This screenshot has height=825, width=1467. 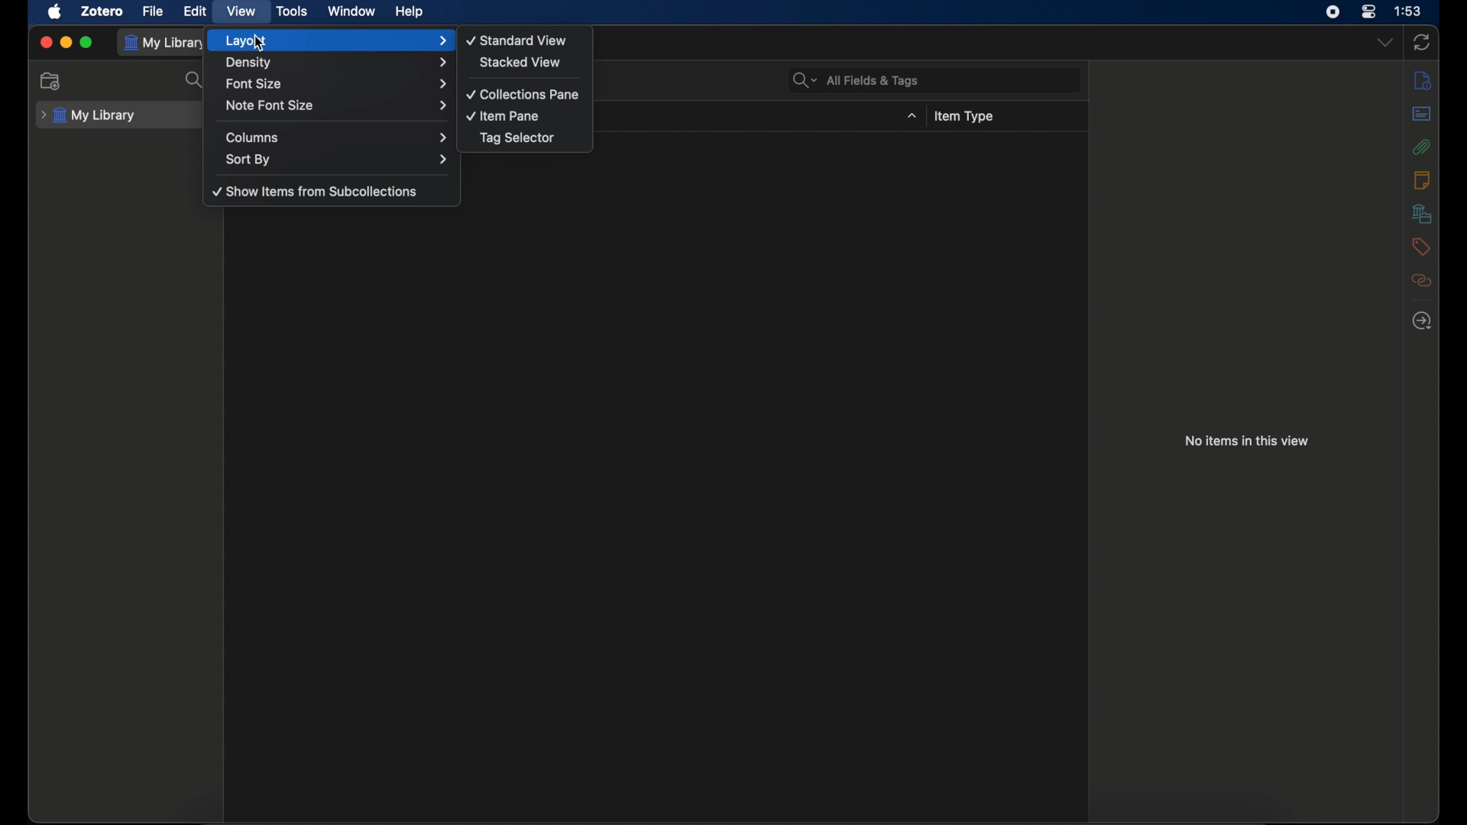 I want to click on locate, so click(x=1423, y=322).